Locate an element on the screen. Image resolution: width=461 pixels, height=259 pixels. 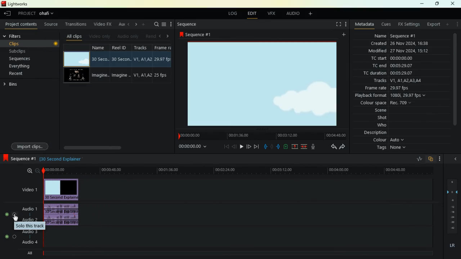
pull is located at coordinates (265, 147).